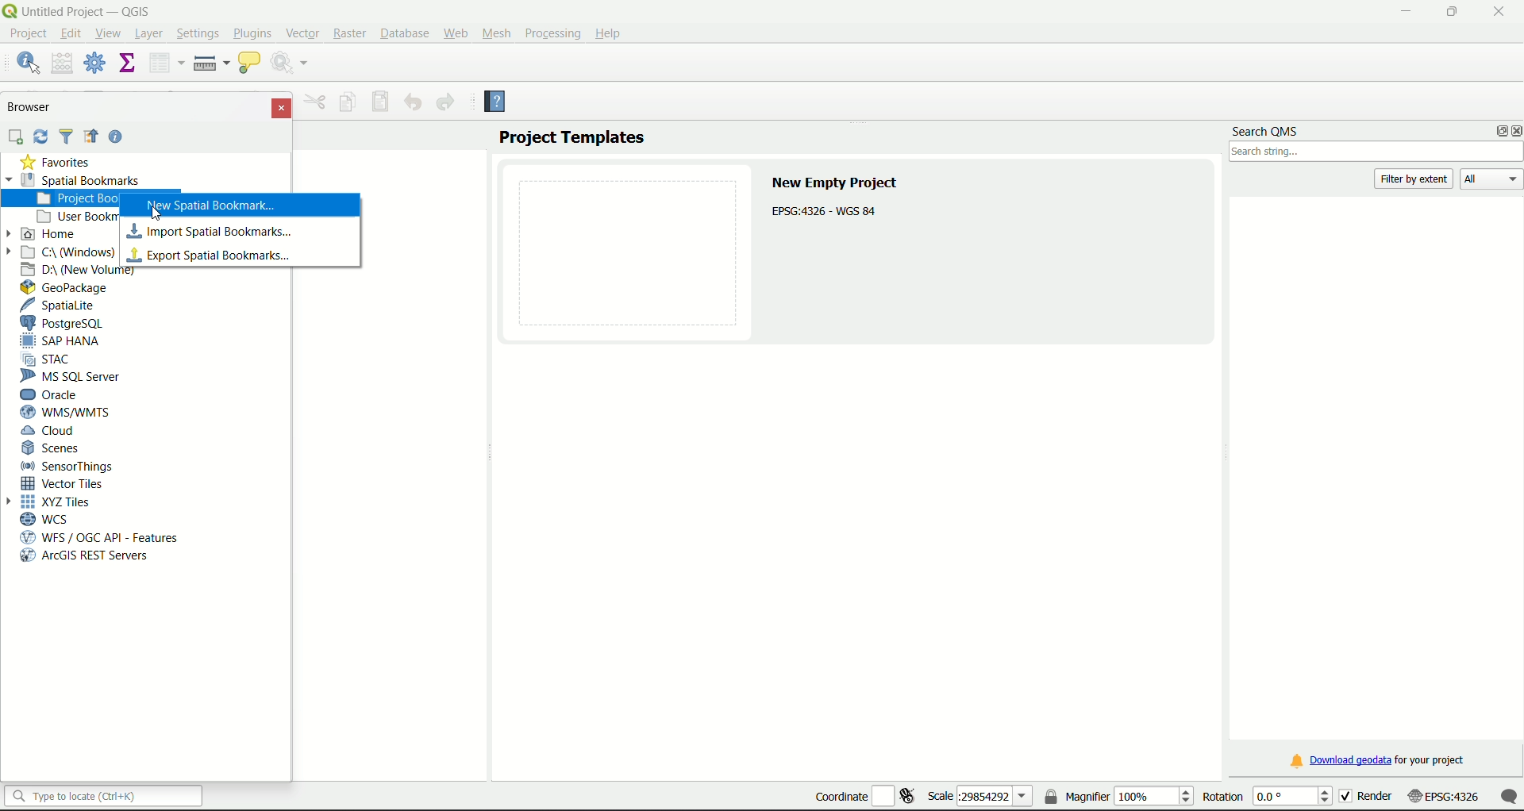  What do you see at coordinates (210, 230) in the screenshot?
I see `import spatial bookmark` at bounding box center [210, 230].